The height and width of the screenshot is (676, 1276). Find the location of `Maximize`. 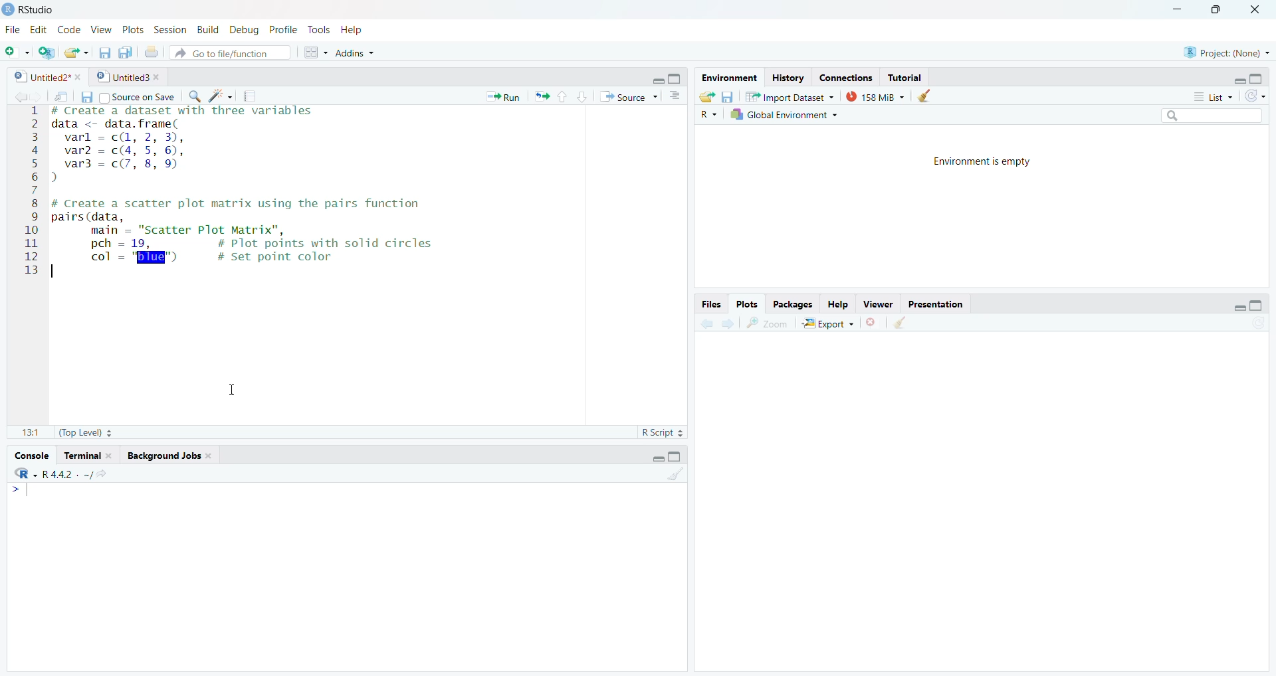

Maximize is located at coordinates (1221, 13).